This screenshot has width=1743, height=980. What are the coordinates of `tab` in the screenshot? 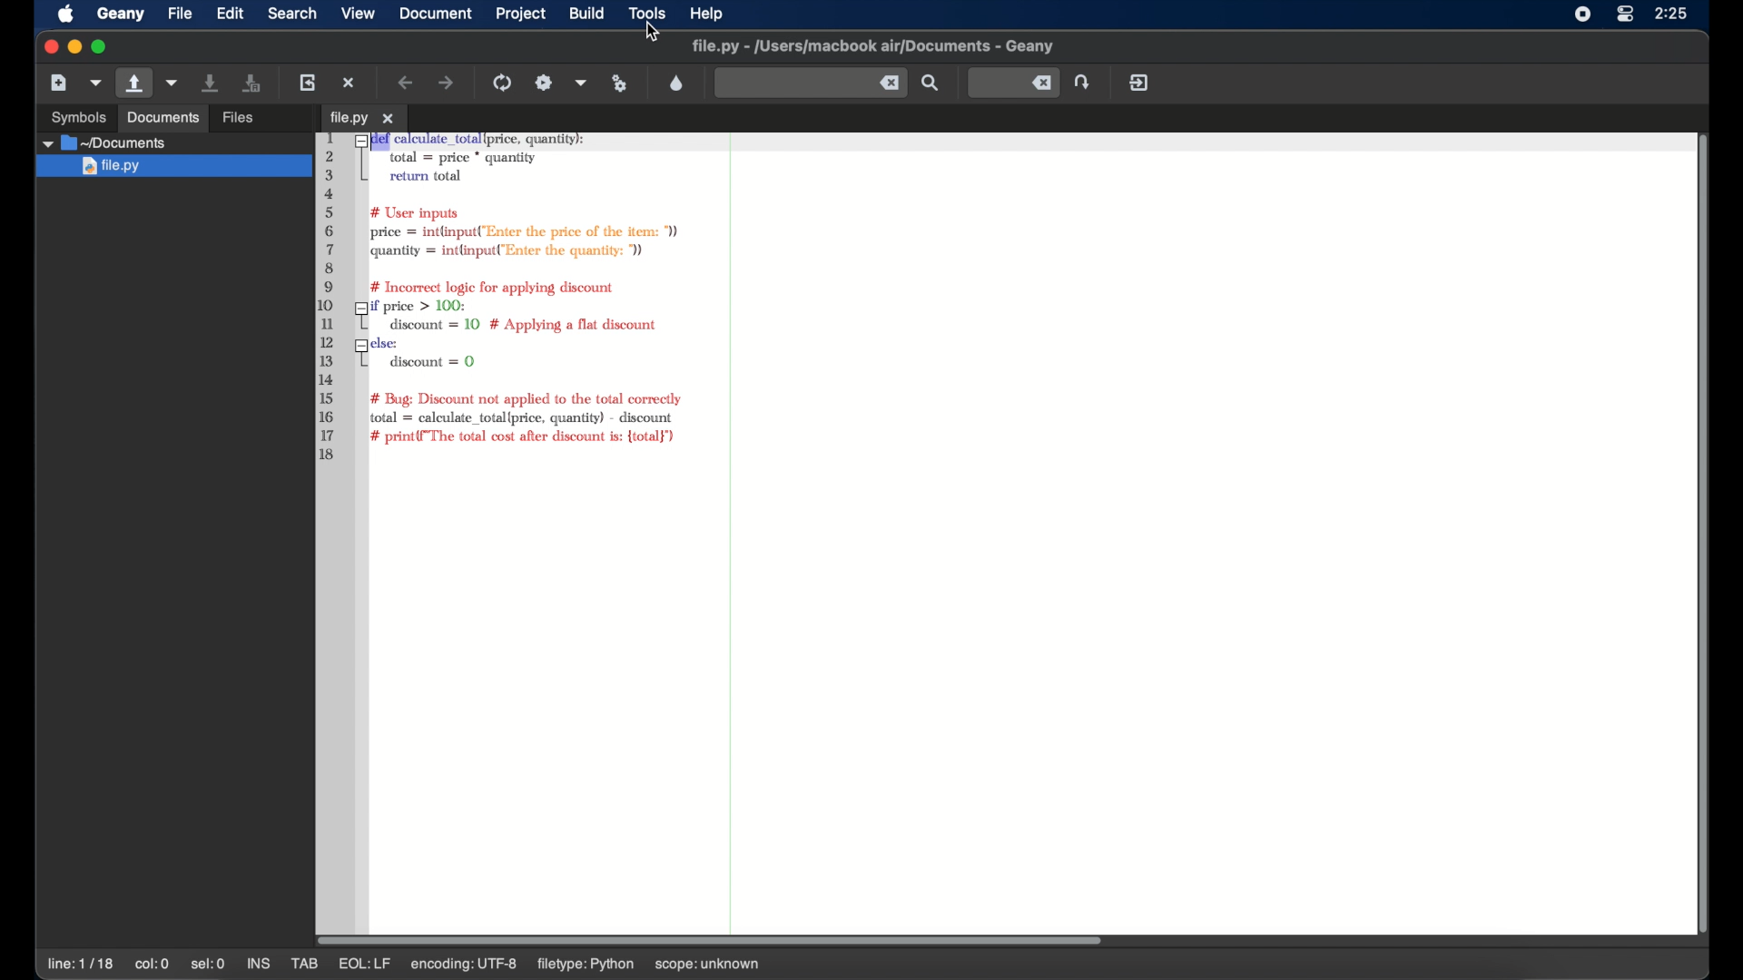 It's located at (363, 118).